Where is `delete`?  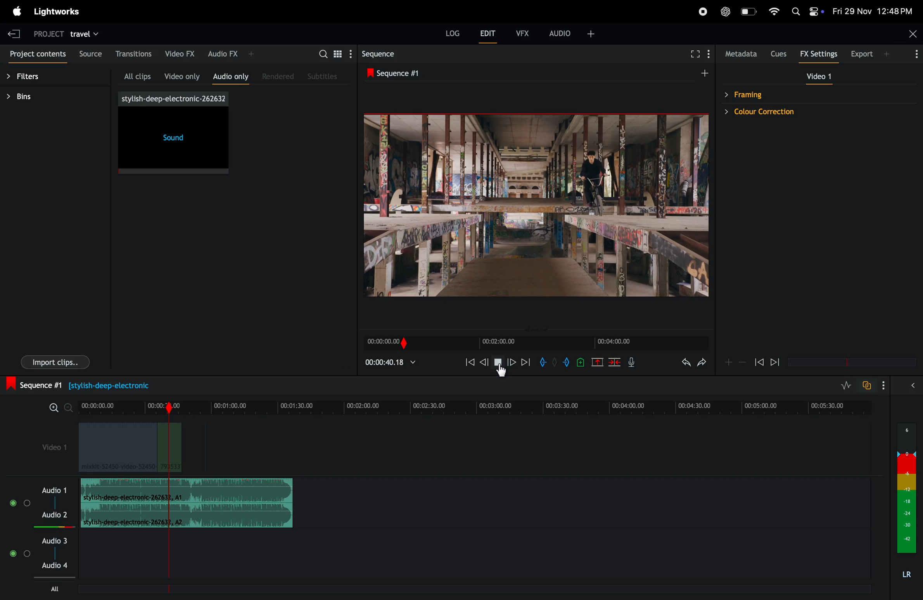 delete is located at coordinates (615, 361).